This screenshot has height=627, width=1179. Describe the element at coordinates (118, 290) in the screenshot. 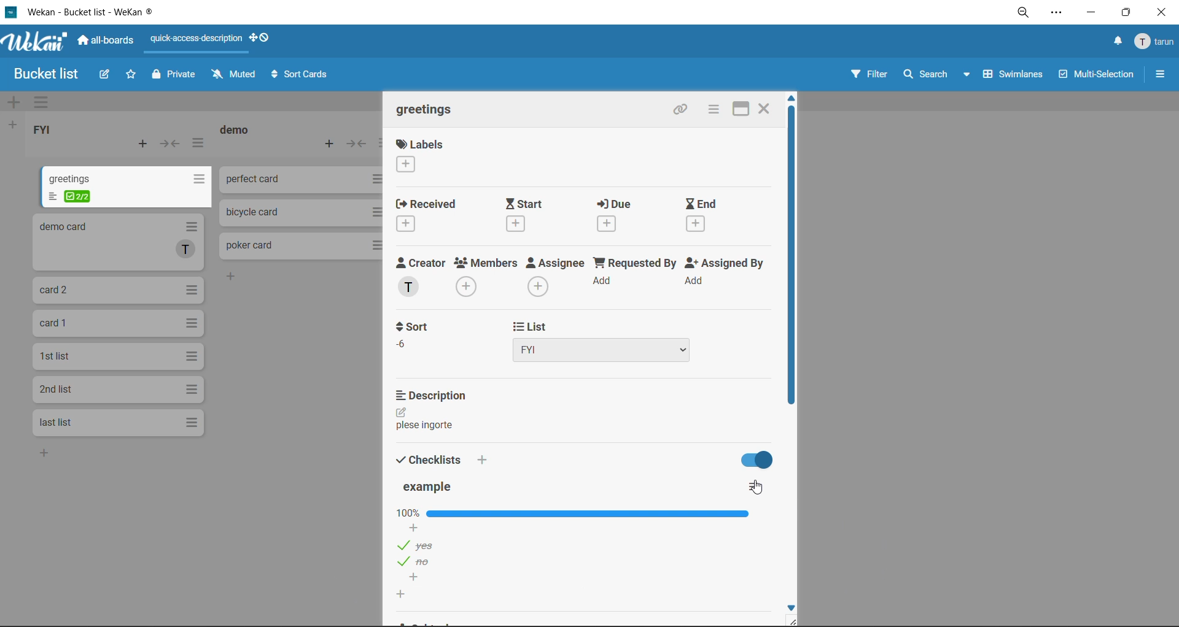

I see `cards` at that location.